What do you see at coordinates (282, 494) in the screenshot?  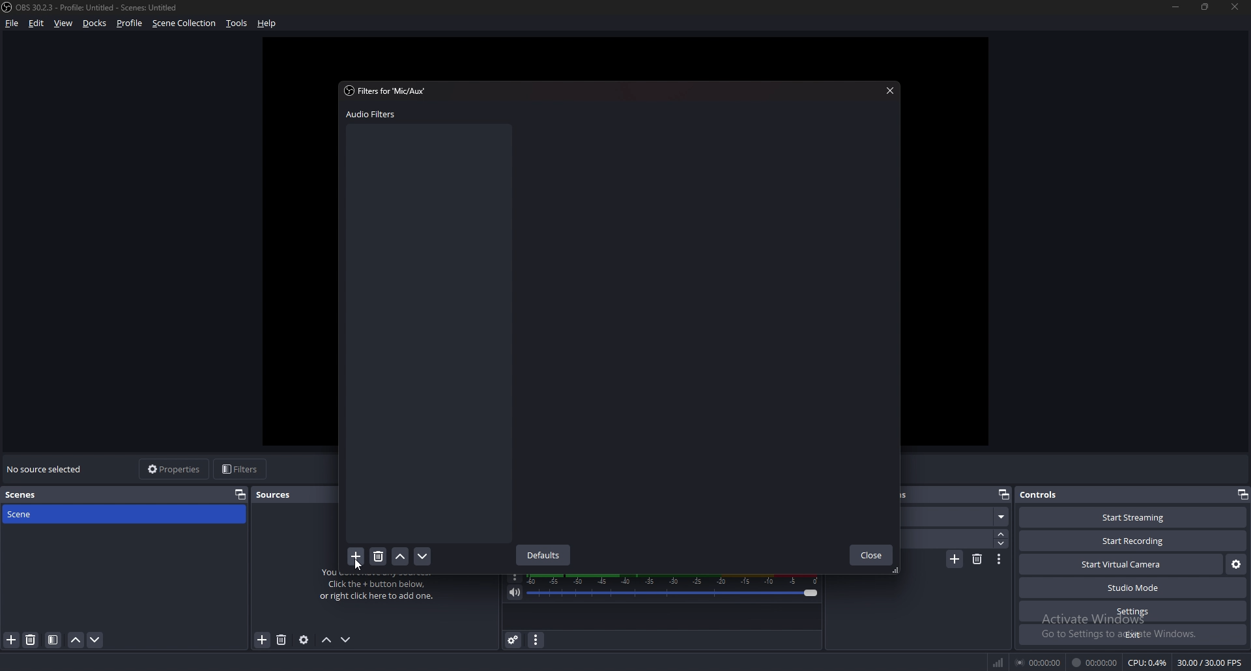 I see `sources` at bounding box center [282, 494].